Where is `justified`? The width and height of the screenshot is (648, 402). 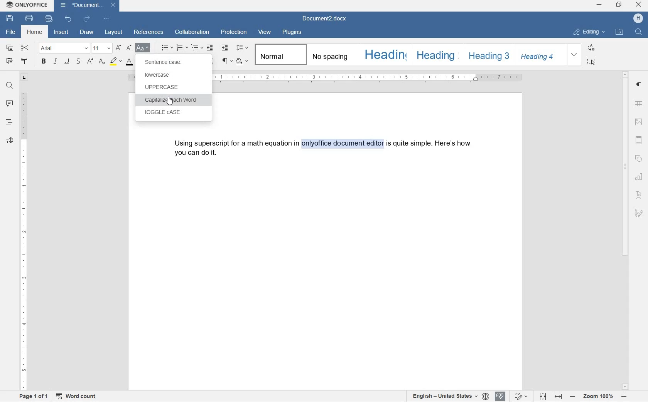 justified is located at coordinates (210, 61).